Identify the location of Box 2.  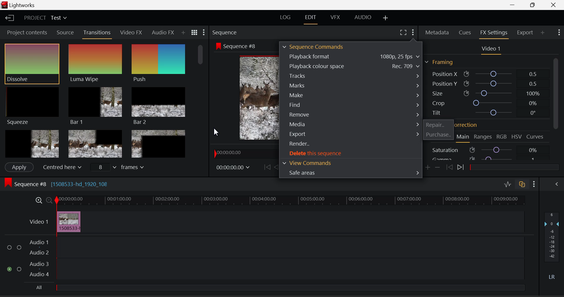
(95, 144).